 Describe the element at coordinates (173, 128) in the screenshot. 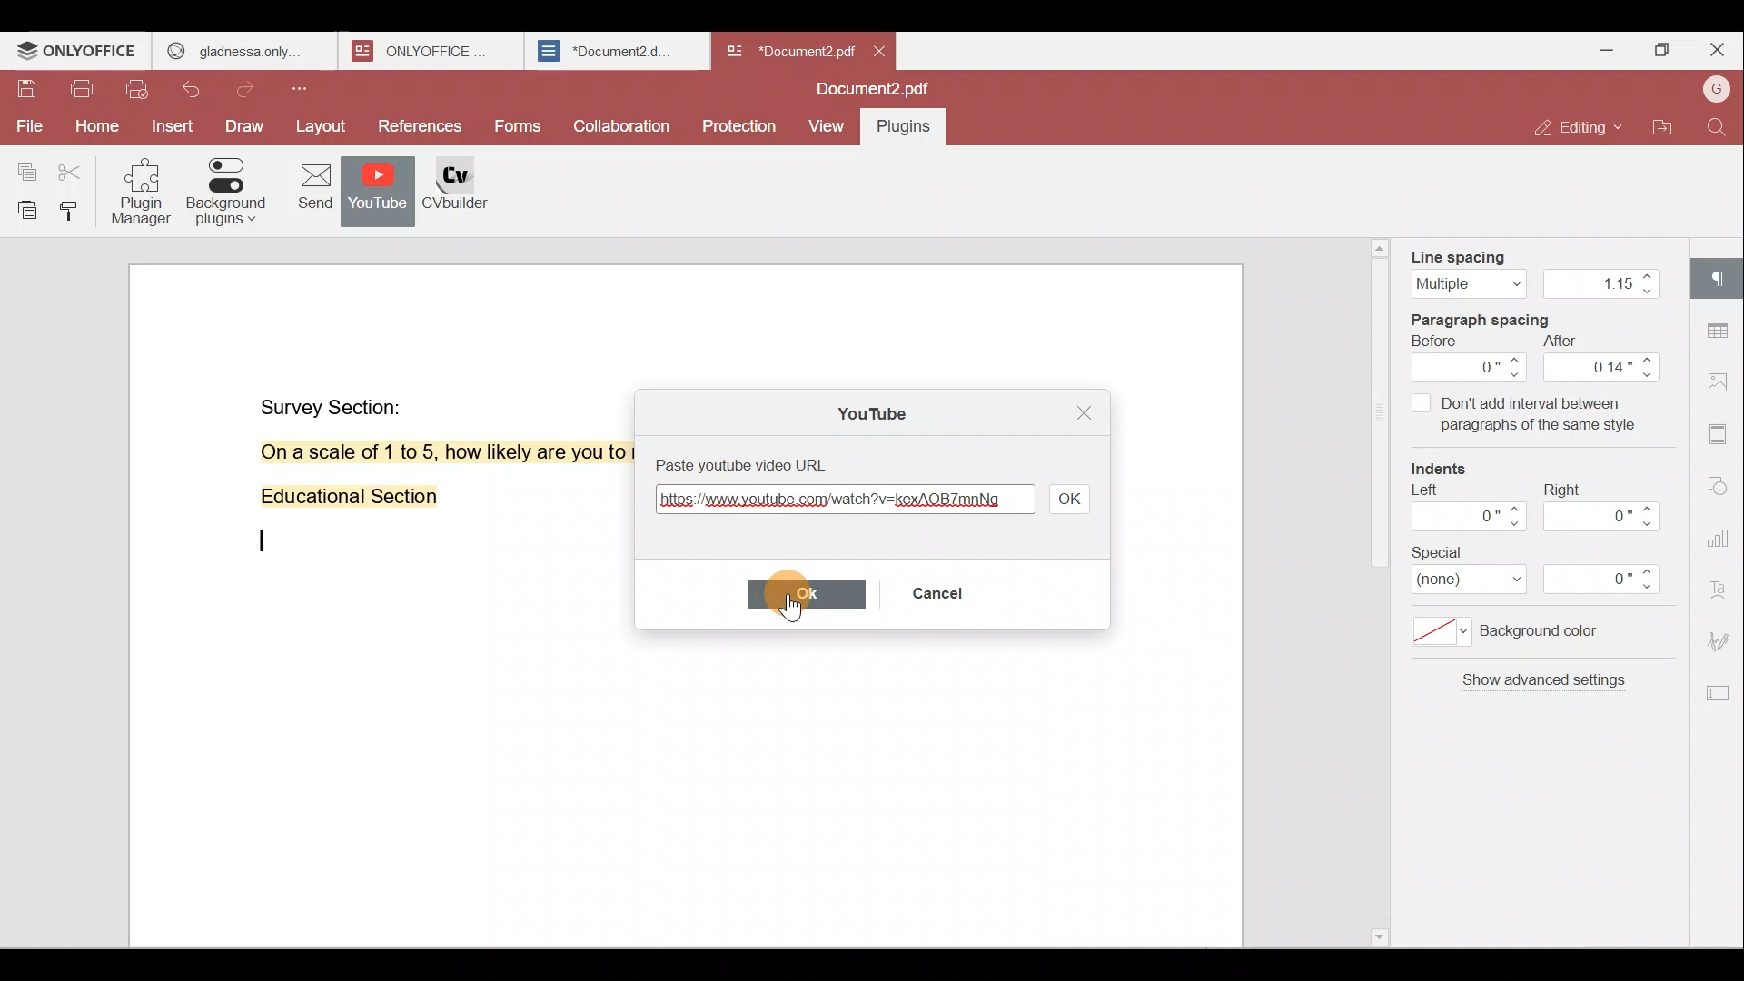

I see `Insert` at that location.